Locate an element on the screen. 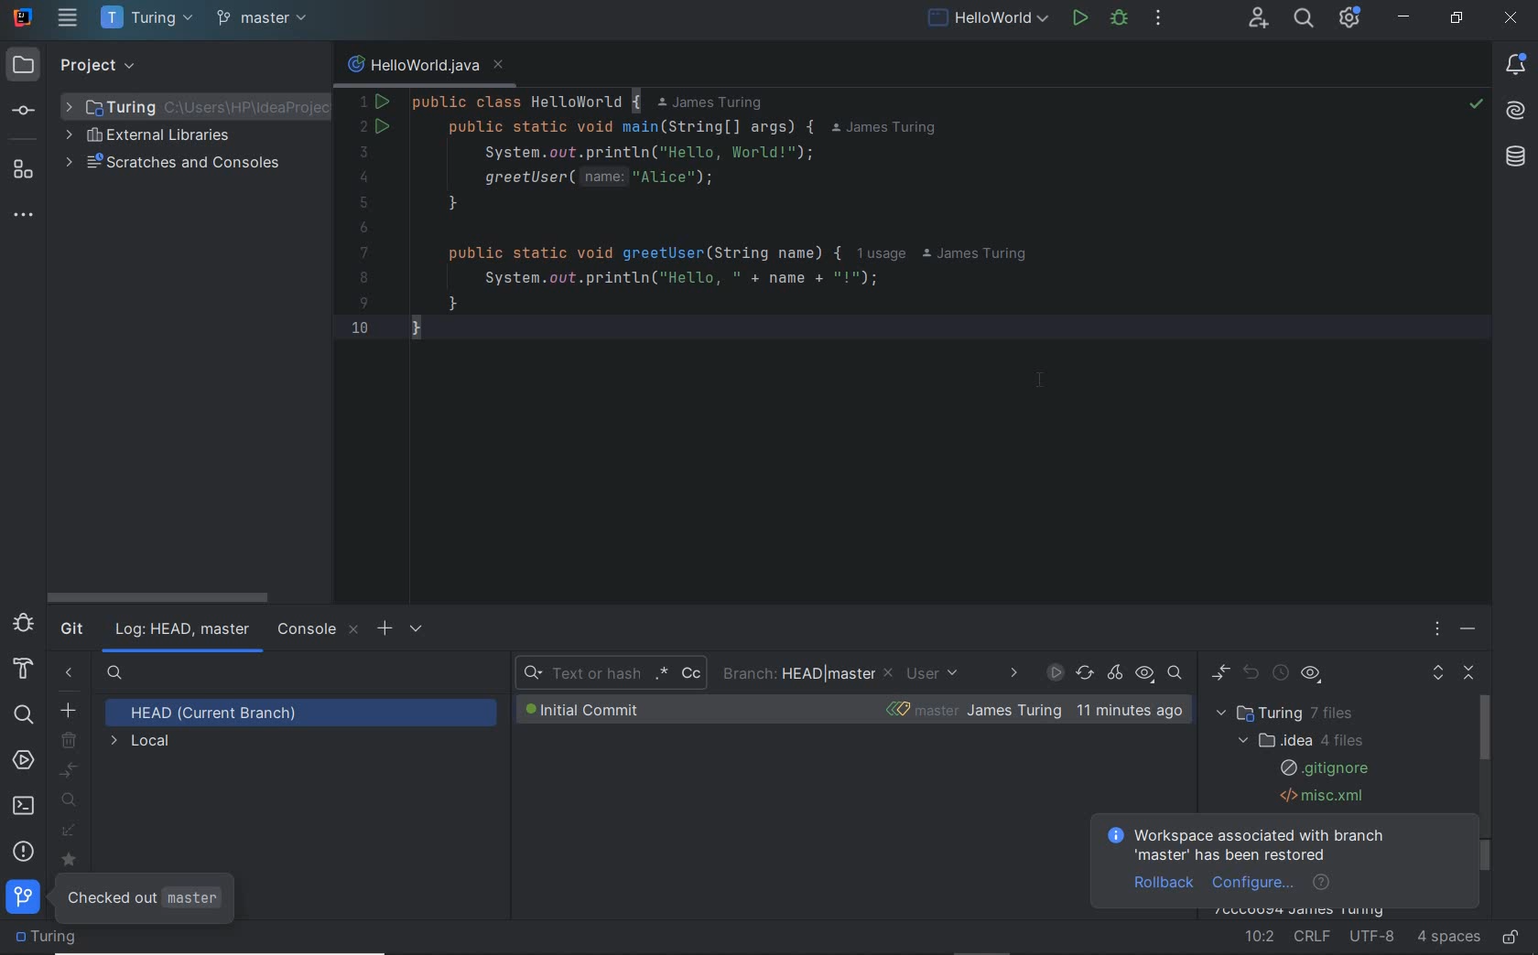 This screenshot has height=955, width=1538. Workspace associated with branch 'master' has been restored is located at coordinates (1258, 842).